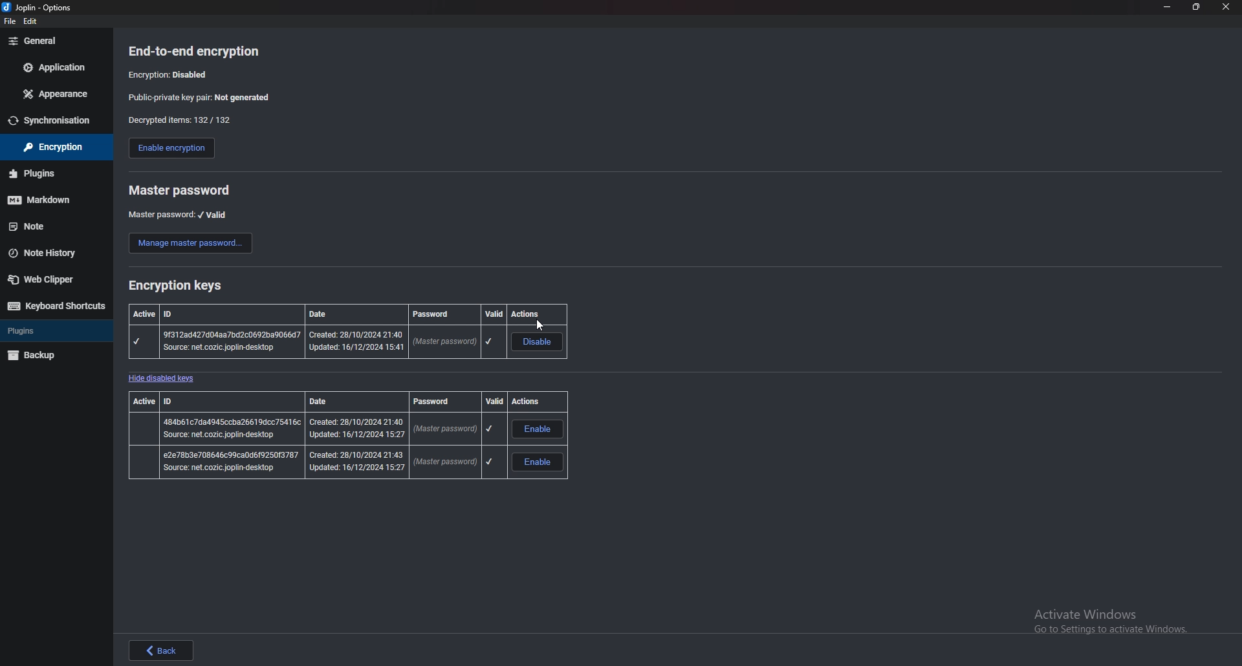  What do you see at coordinates (54, 94) in the screenshot?
I see `appearance` at bounding box center [54, 94].